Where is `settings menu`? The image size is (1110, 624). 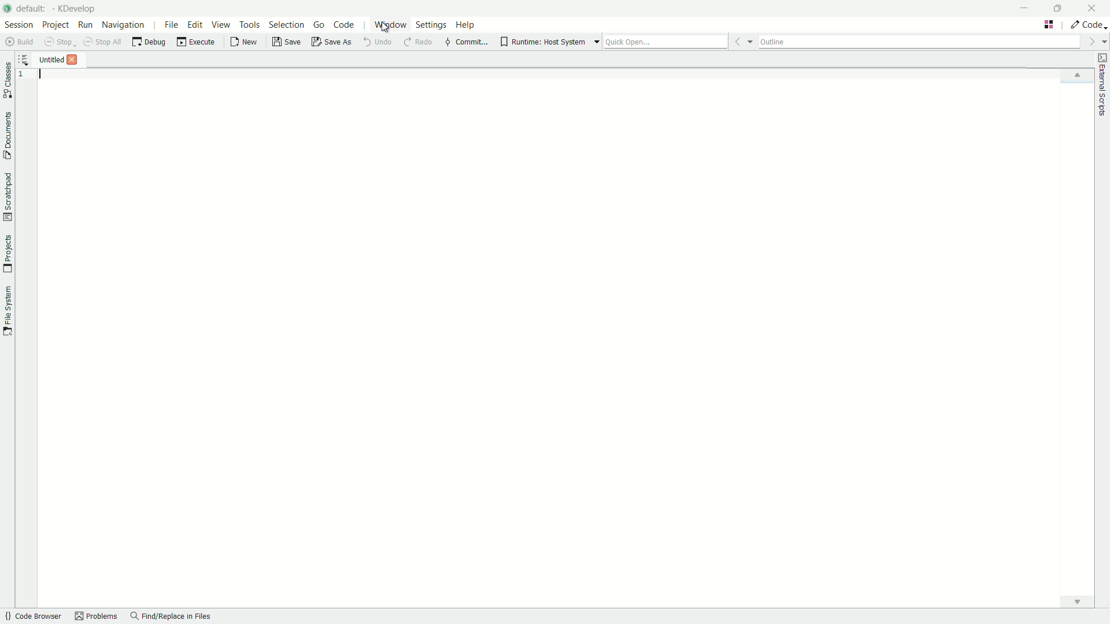 settings menu is located at coordinates (432, 25).